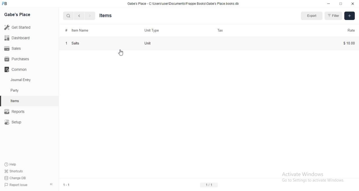 The height and width of the screenshot is (191, 359). What do you see at coordinates (19, 27) in the screenshot?
I see `Get Started` at bounding box center [19, 27].